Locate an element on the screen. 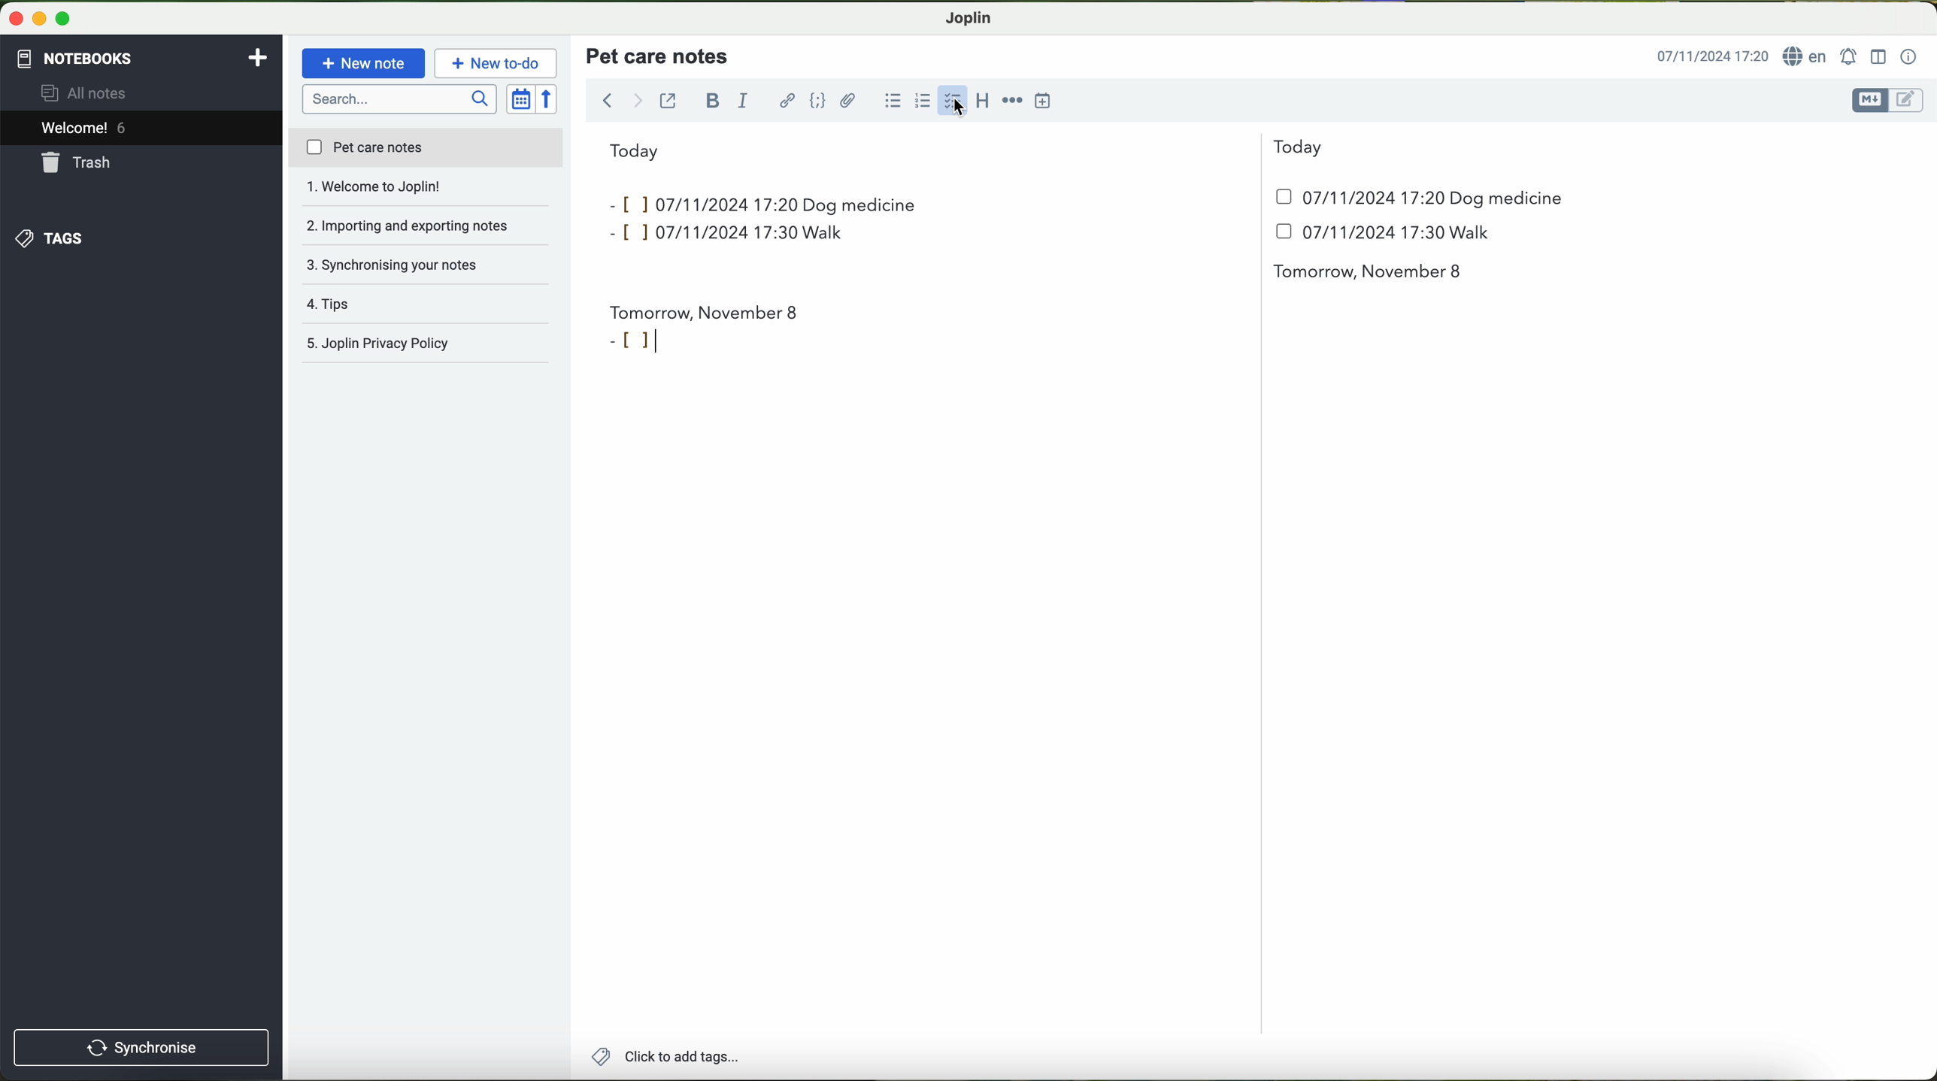  cursor on new to-do button  is located at coordinates (498, 64).